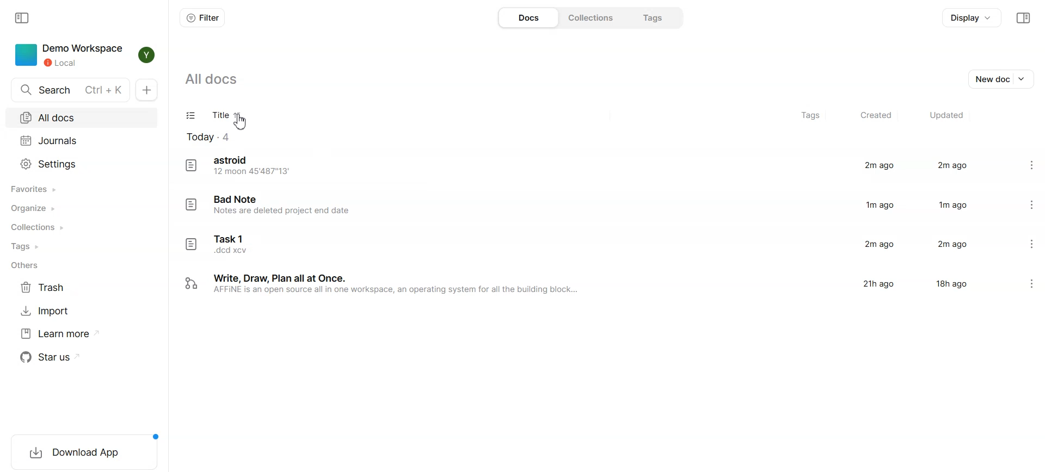 Image resolution: width=1045 pixels, height=472 pixels. What do you see at coordinates (46, 246) in the screenshot?
I see `Tags` at bounding box center [46, 246].